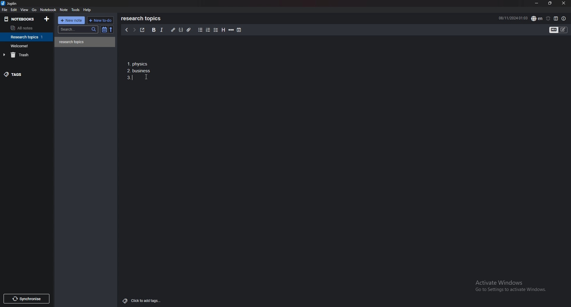 This screenshot has height=307, width=571. Describe the element at coordinates (564, 18) in the screenshot. I see `note properties` at that location.